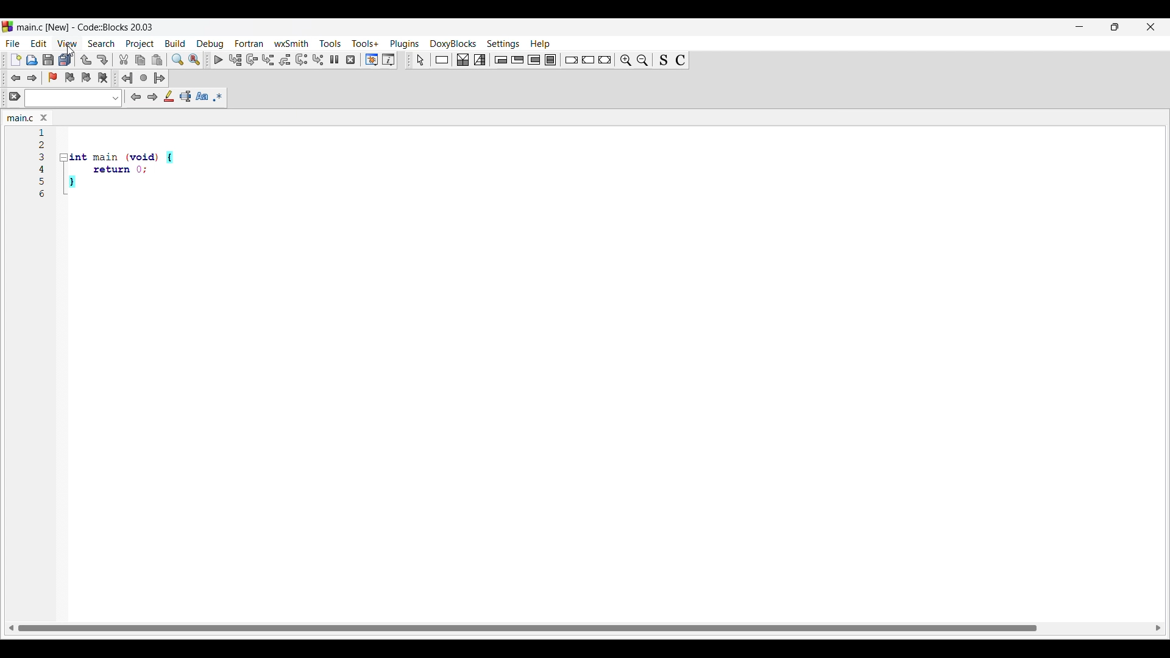  What do you see at coordinates (175, 43) in the screenshot?
I see `Build menu` at bounding box center [175, 43].